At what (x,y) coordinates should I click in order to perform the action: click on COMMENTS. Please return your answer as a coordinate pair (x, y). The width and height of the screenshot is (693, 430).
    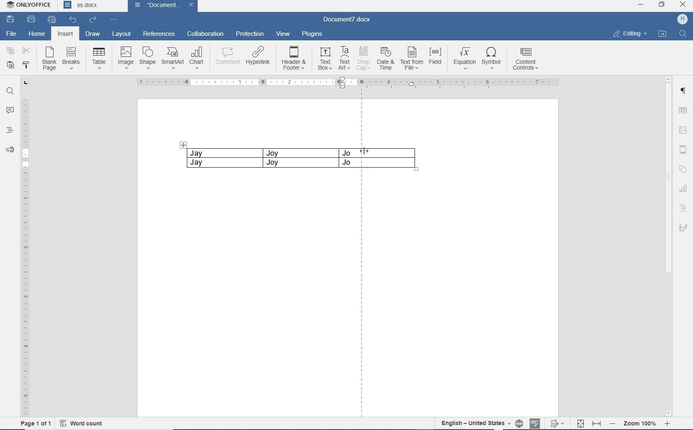
    Looking at the image, I should click on (10, 110).